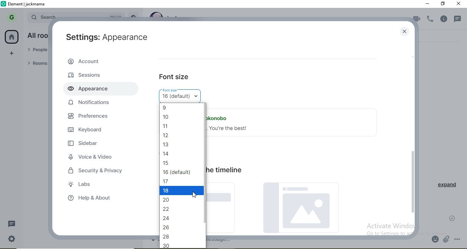 The height and width of the screenshot is (249, 467). I want to click on cursor, so click(194, 195).